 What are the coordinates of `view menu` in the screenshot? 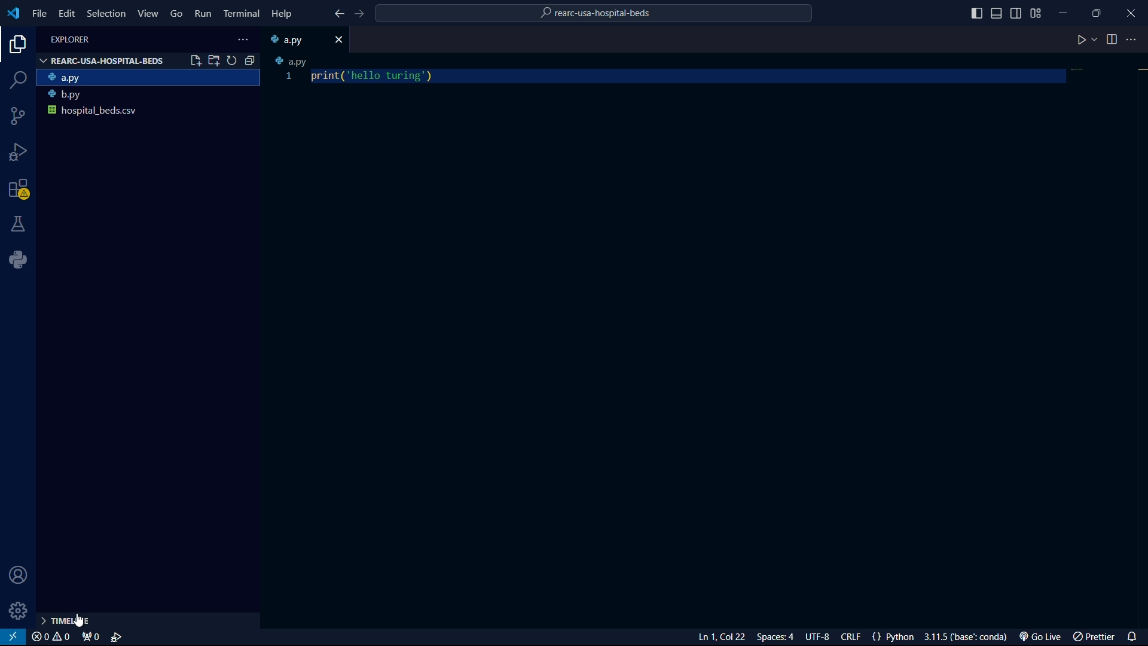 It's located at (148, 13).